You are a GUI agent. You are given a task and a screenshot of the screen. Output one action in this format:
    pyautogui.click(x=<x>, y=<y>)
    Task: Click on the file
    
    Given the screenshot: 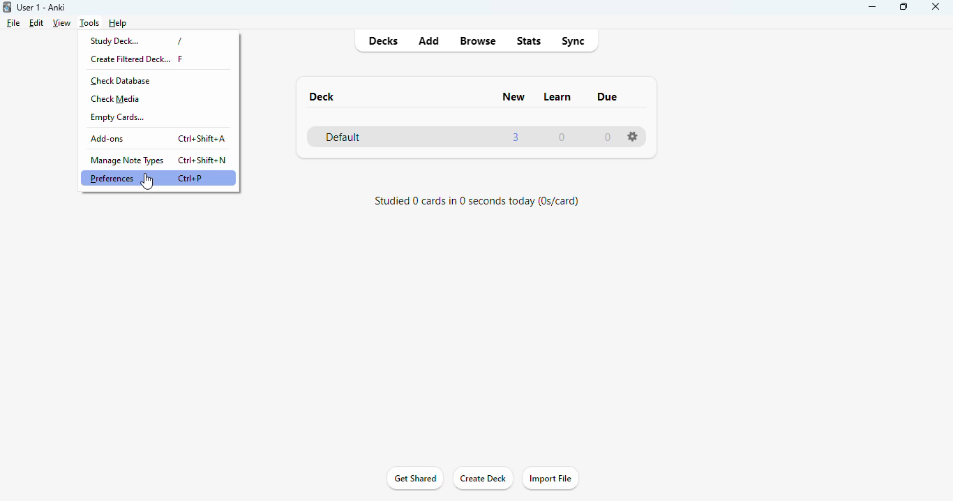 What is the action you would take?
    pyautogui.click(x=14, y=23)
    